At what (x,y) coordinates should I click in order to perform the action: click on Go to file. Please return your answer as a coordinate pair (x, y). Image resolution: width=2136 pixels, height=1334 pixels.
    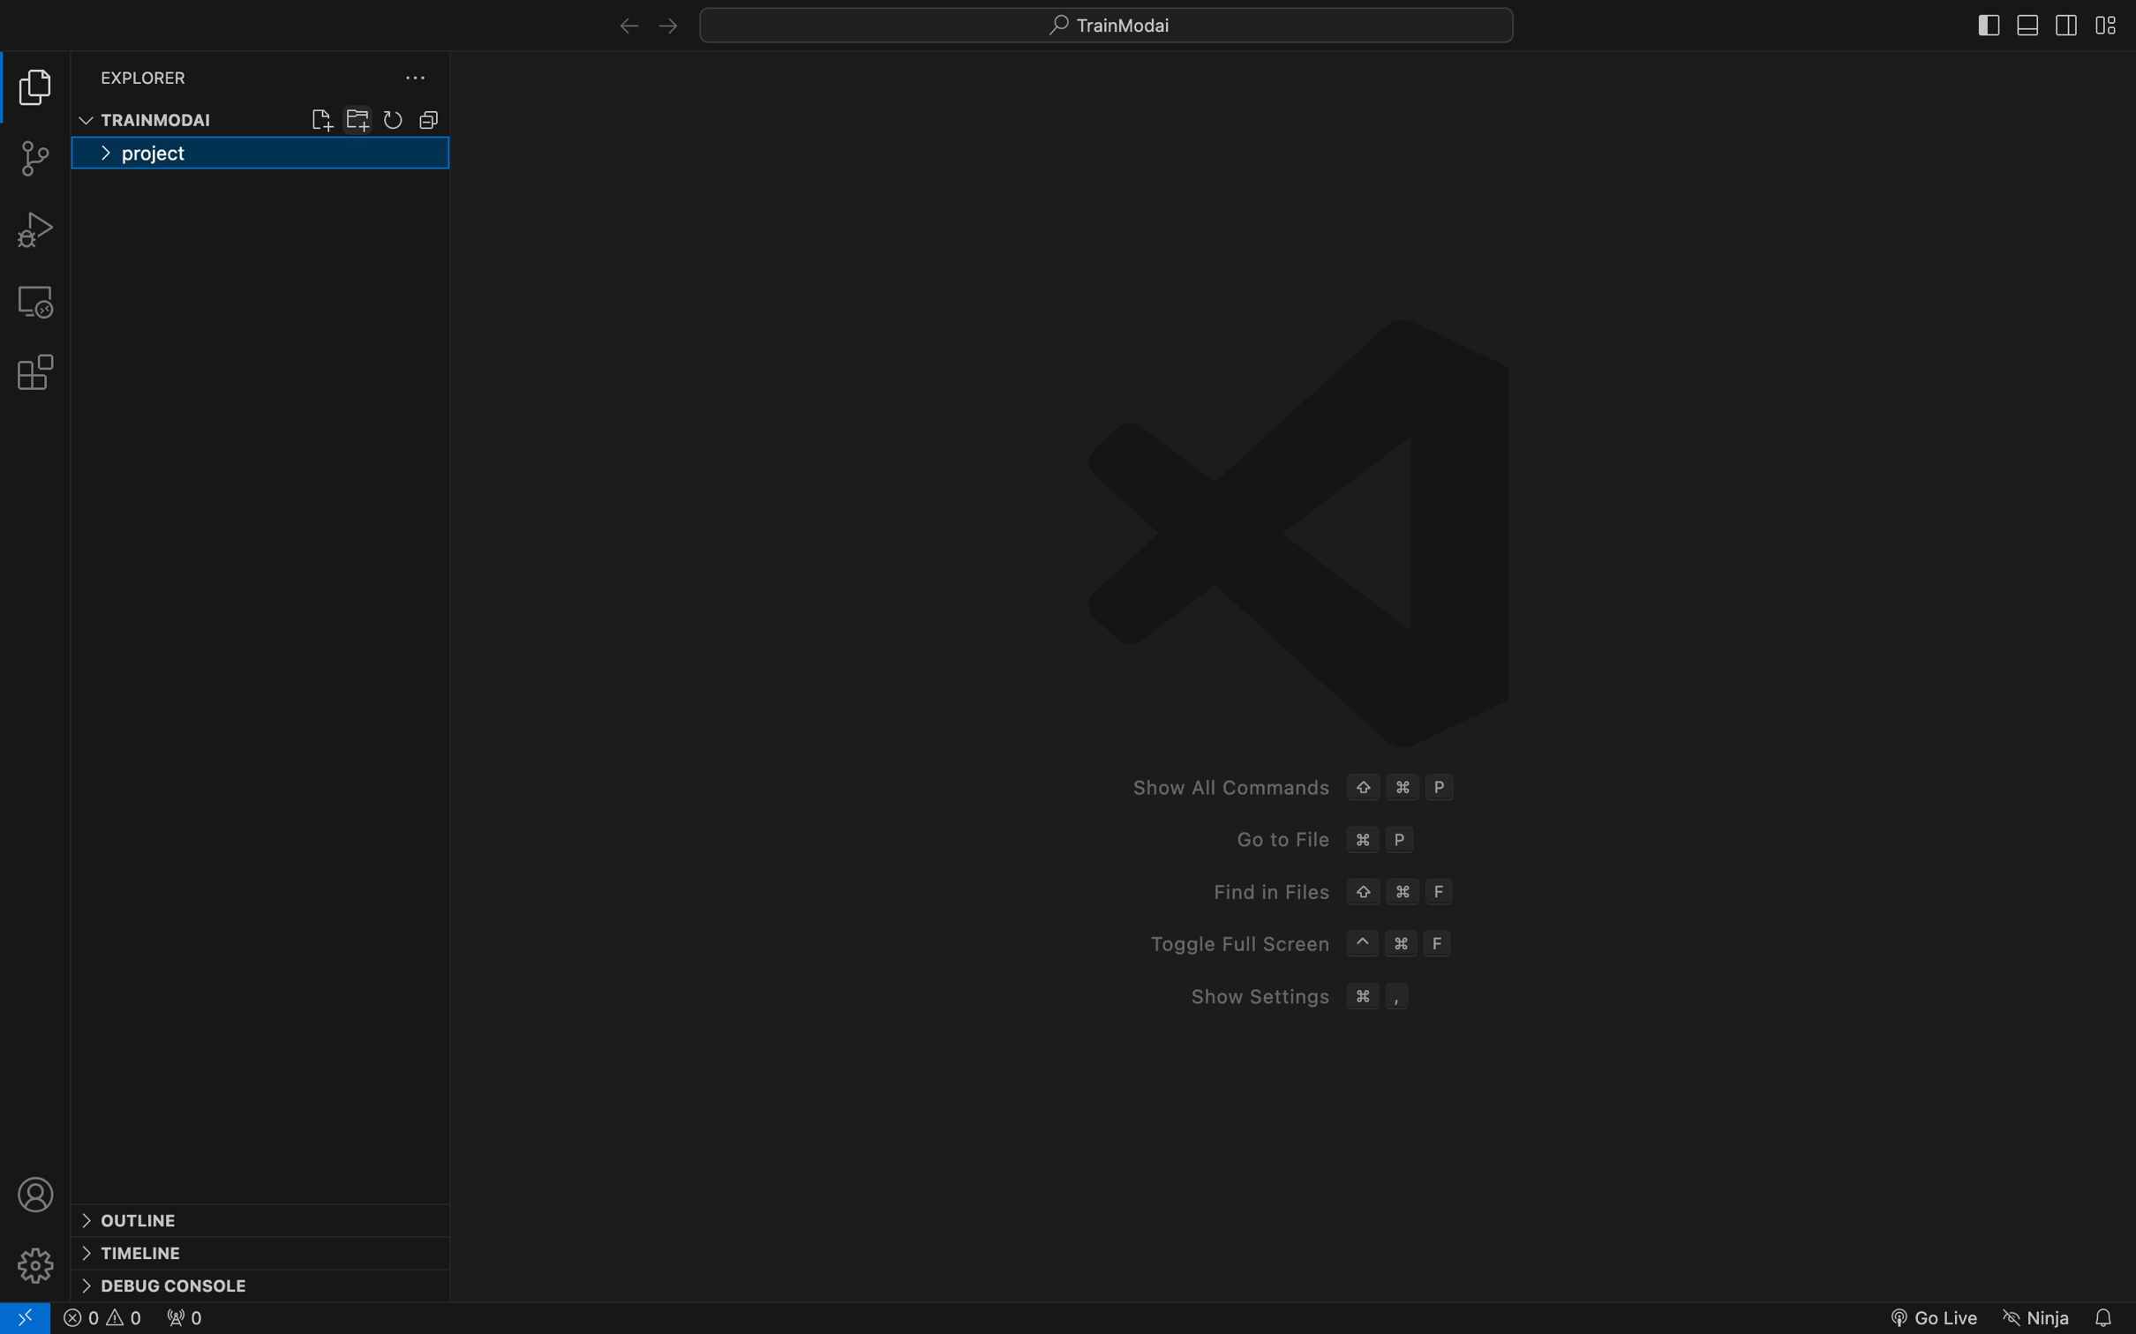
    Looking at the image, I should click on (1328, 844).